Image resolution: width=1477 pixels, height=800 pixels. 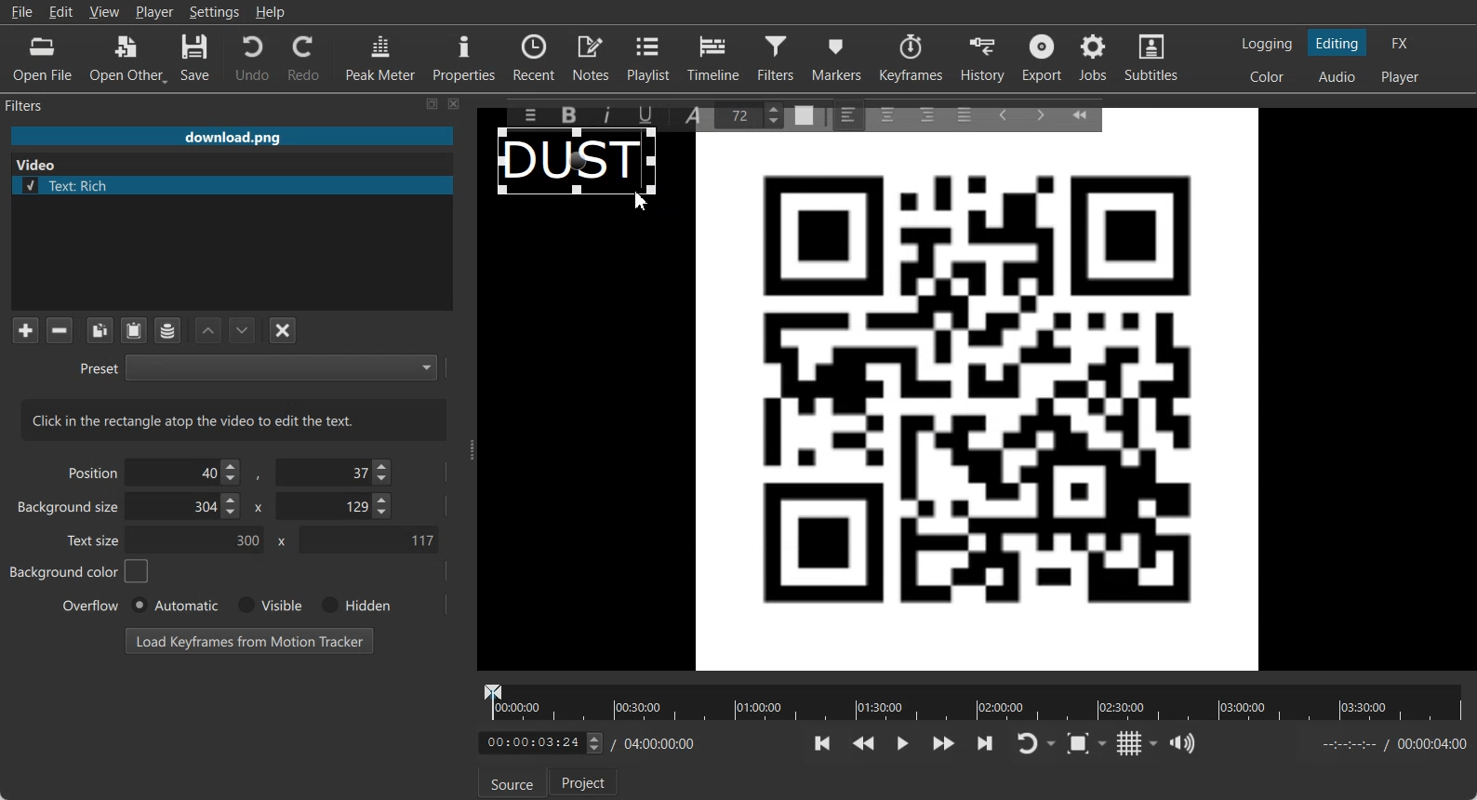 I want to click on Skip to the next point, so click(x=984, y=742).